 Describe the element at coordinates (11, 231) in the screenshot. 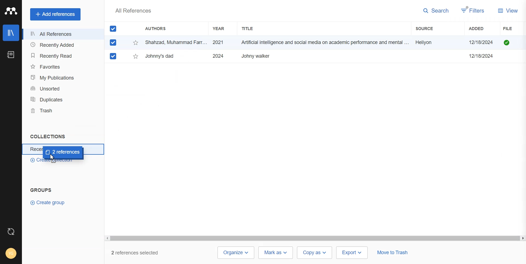

I see `Auto Sync` at that location.